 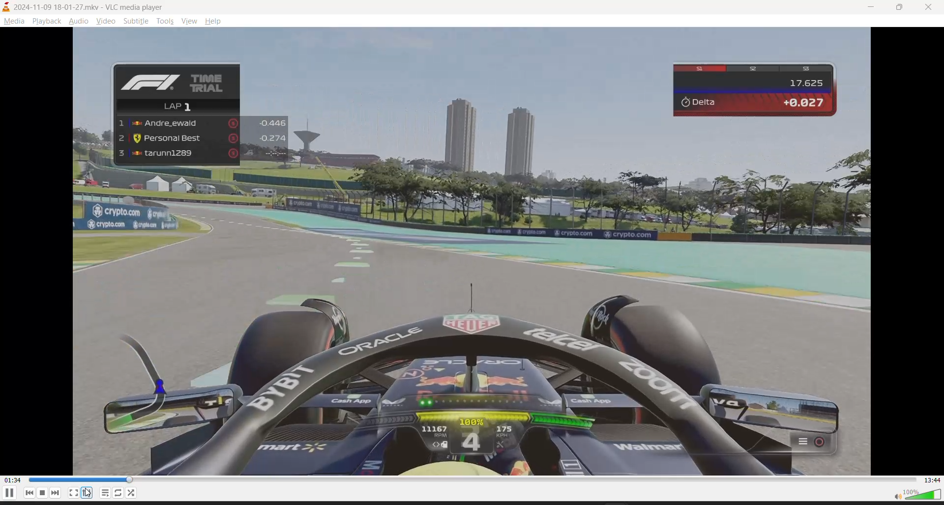 I want to click on settings, so click(x=86, y=492).